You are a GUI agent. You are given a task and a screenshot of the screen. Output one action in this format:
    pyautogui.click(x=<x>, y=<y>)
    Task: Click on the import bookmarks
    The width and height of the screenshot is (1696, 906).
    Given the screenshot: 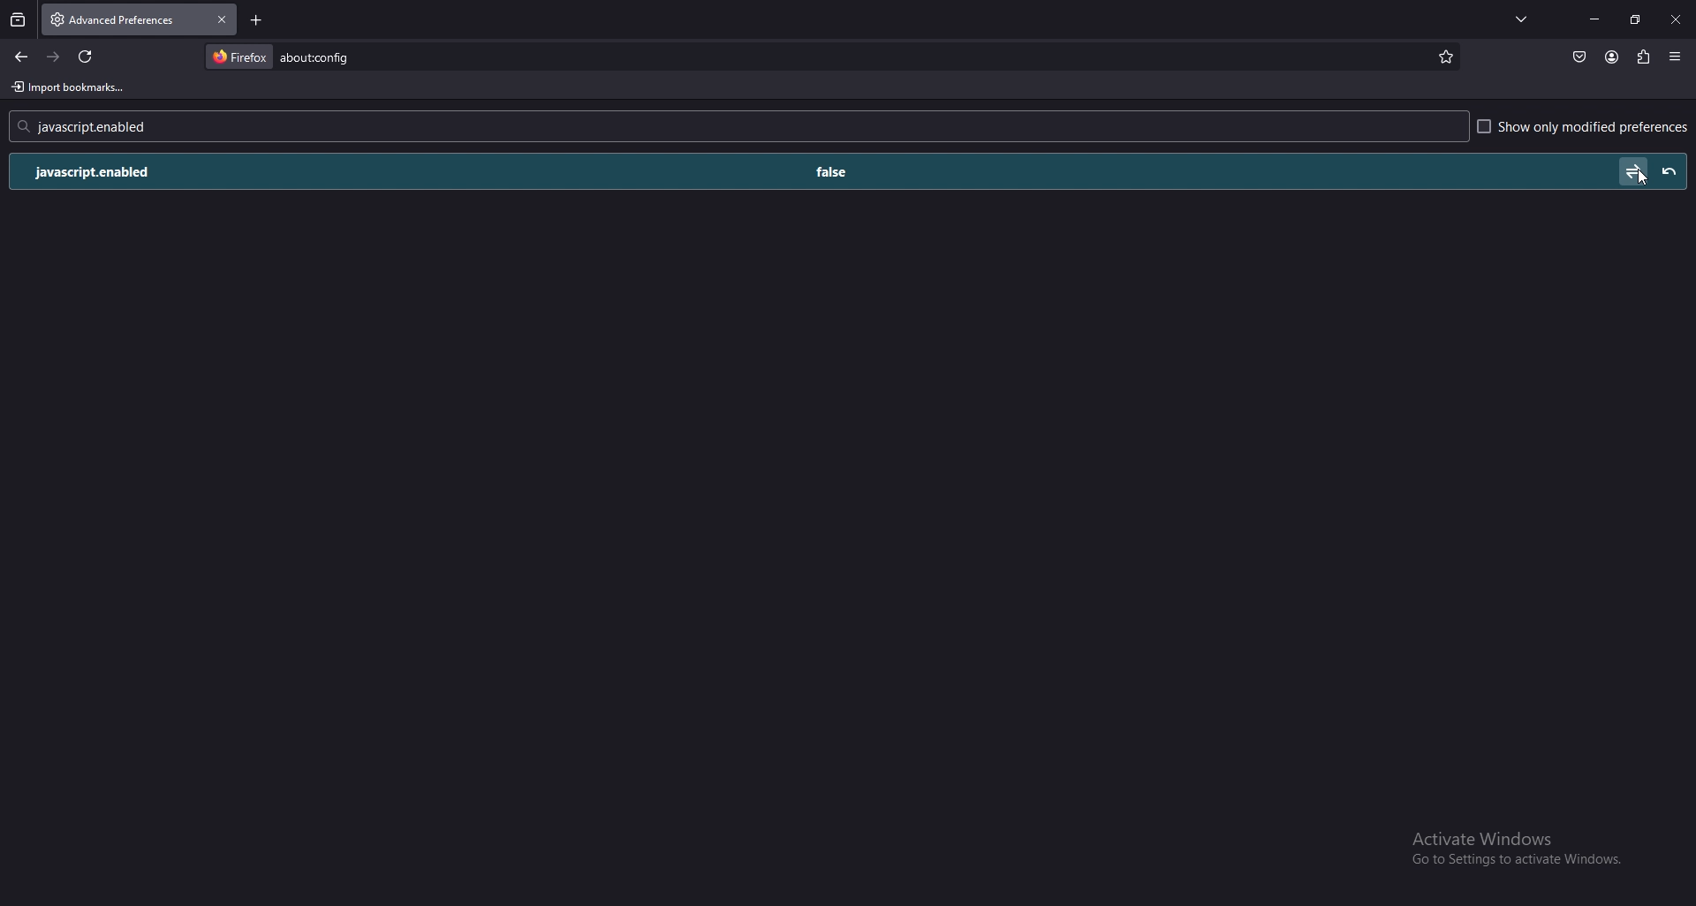 What is the action you would take?
    pyautogui.click(x=72, y=87)
    